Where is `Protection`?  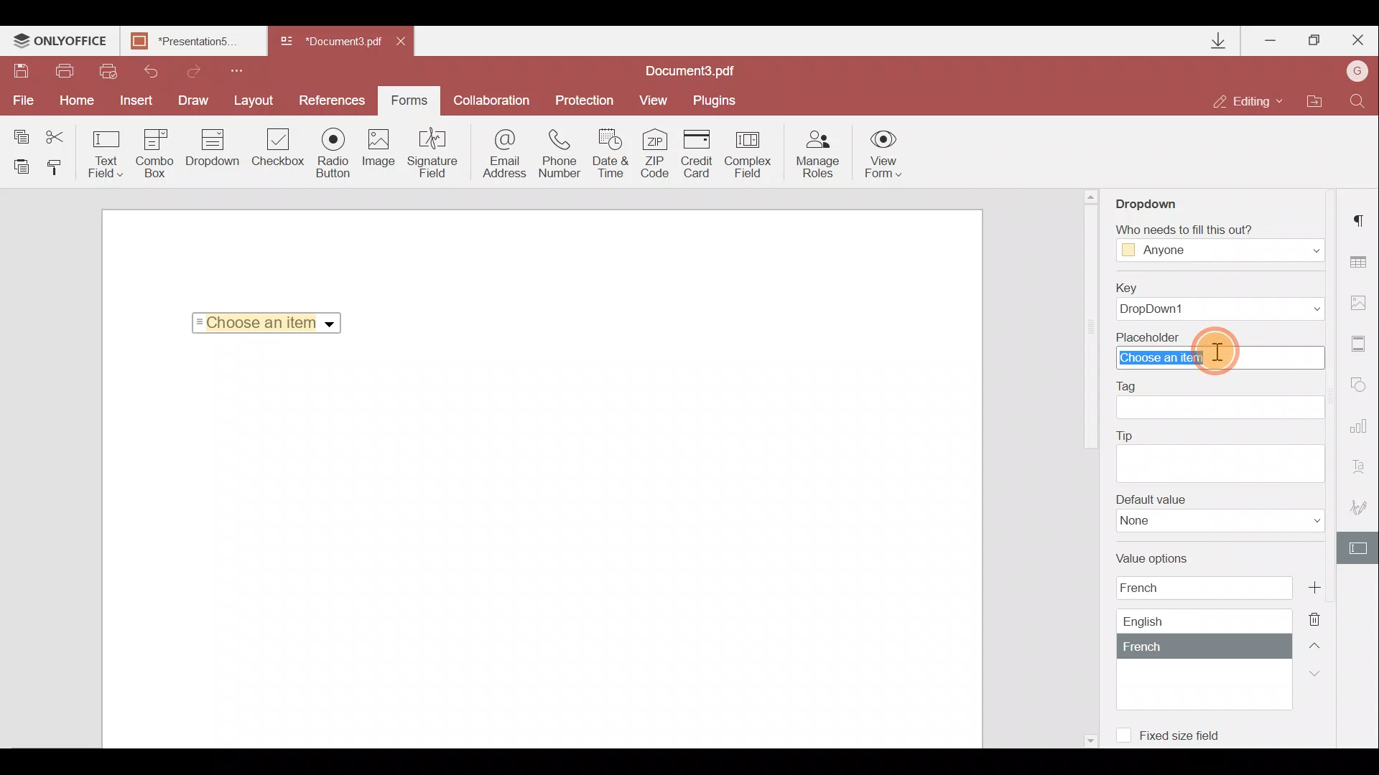 Protection is located at coordinates (582, 99).